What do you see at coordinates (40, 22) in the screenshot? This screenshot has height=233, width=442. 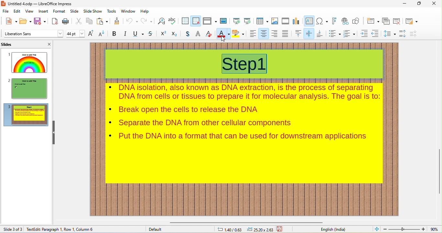 I see `save` at bounding box center [40, 22].